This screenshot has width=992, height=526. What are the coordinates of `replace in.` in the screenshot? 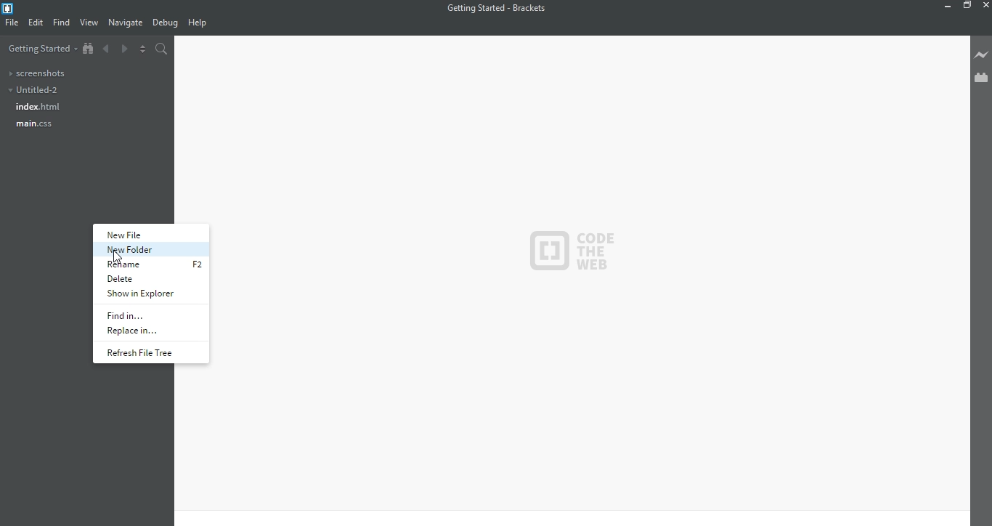 It's located at (137, 330).